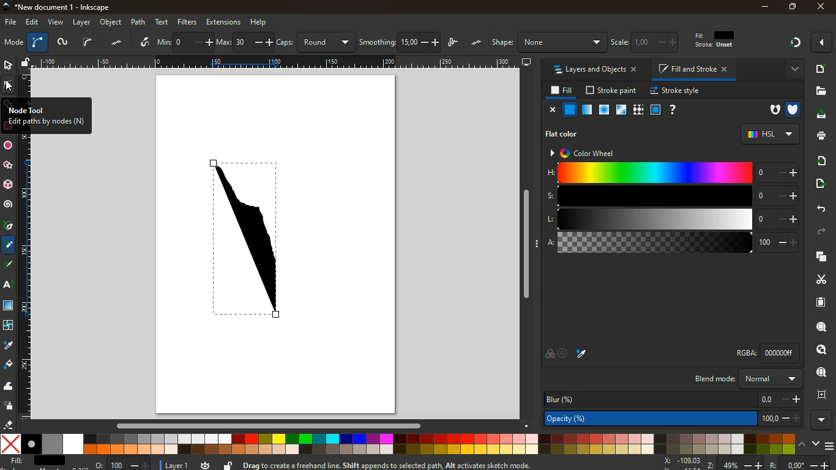 Image resolution: width=836 pixels, height=470 pixels. What do you see at coordinates (821, 136) in the screenshot?
I see `print` at bounding box center [821, 136].